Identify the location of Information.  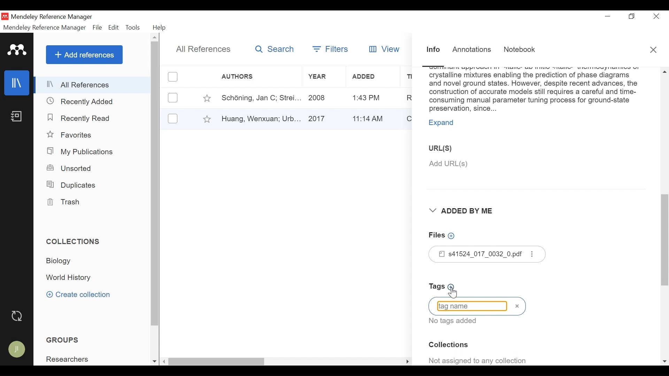
(434, 50).